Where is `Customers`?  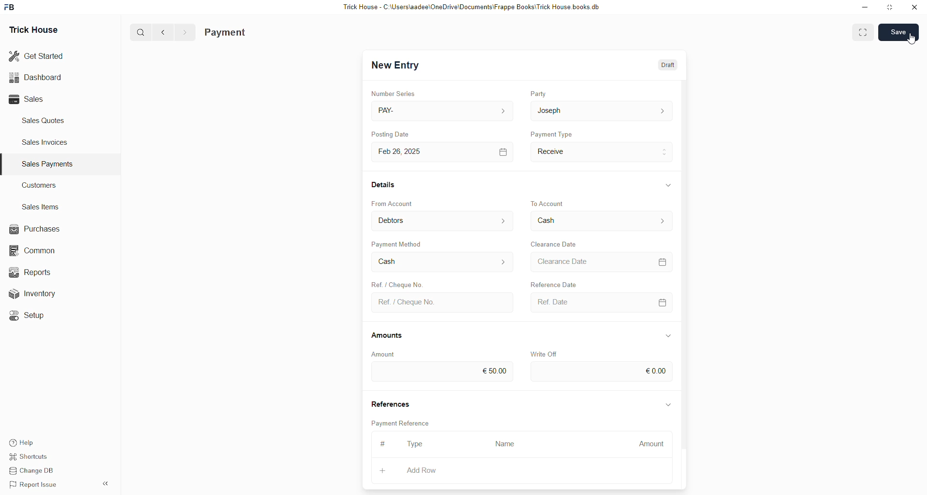 Customers is located at coordinates (42, 185).